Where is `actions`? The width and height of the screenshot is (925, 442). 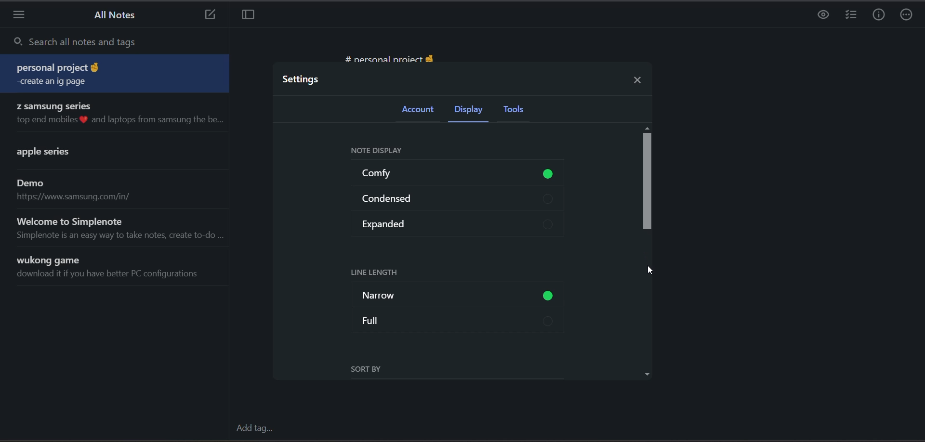 actions is located at coordinates (907, 16).